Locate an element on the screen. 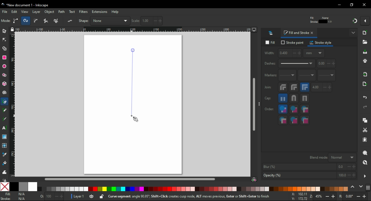 The height and width of the screenshot is (201, 371). stroke style is located at coordinates (321, 43).